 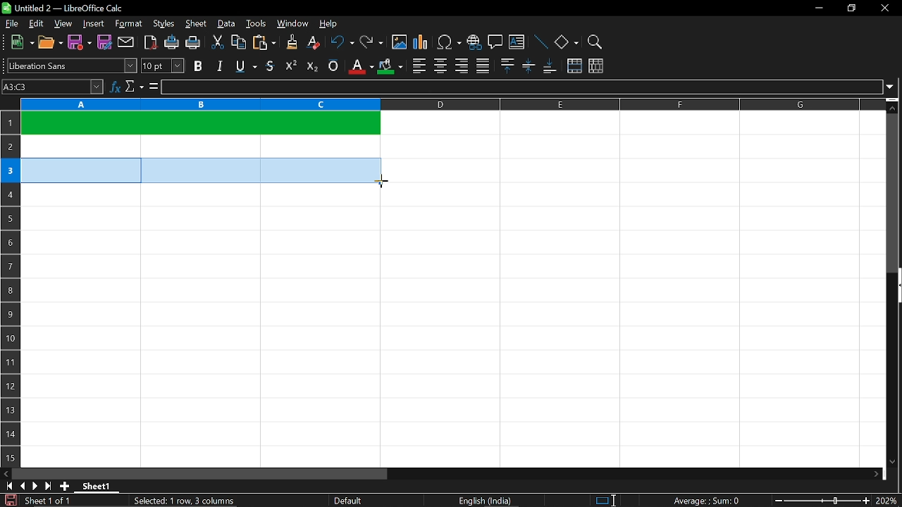 I want to click on current zoom, so click(x=888, y=501).